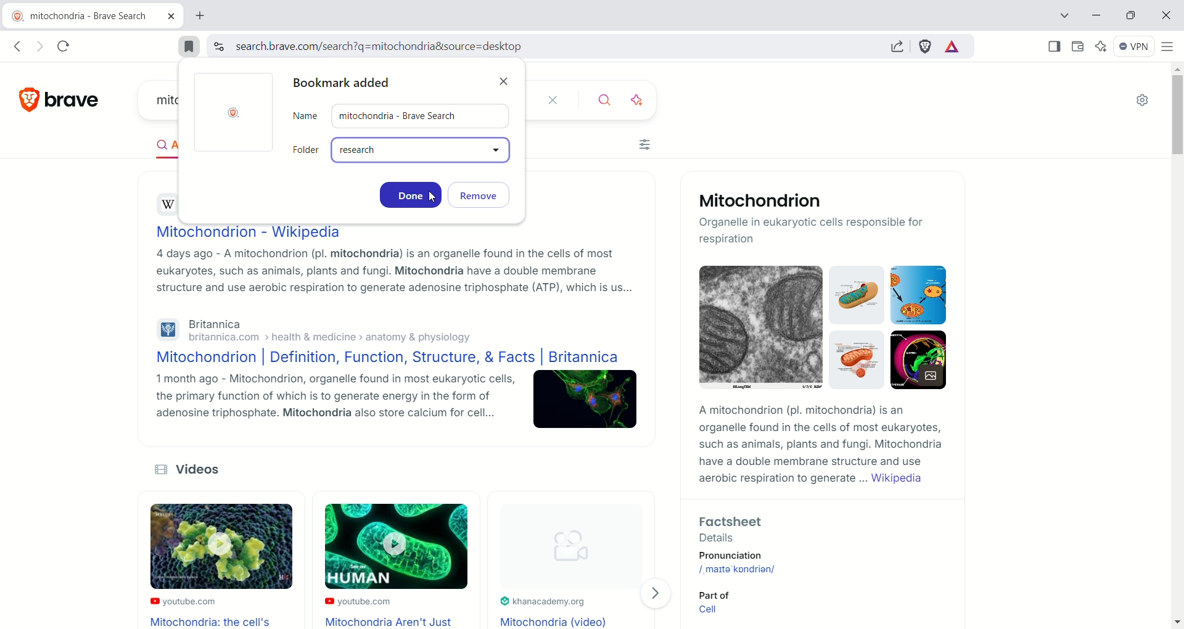 The image size is (1184, 629). I want to click on go back, so click(16, 46).